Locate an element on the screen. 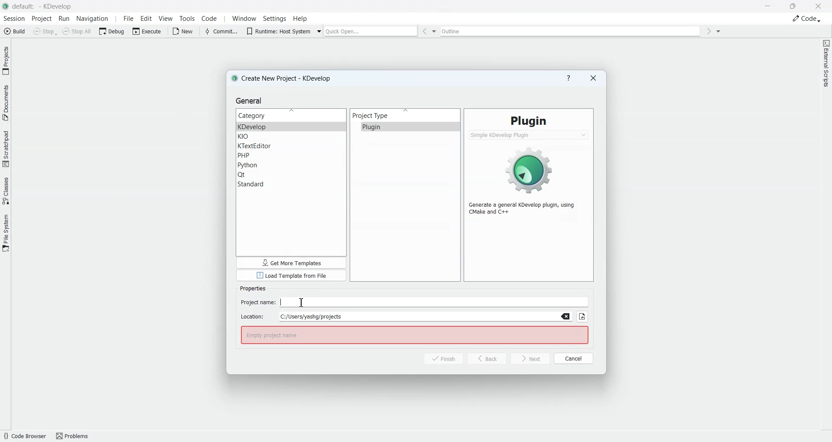 The width and height of the screenshot is (832, 442). PHP is located at coordinates (291, 156).